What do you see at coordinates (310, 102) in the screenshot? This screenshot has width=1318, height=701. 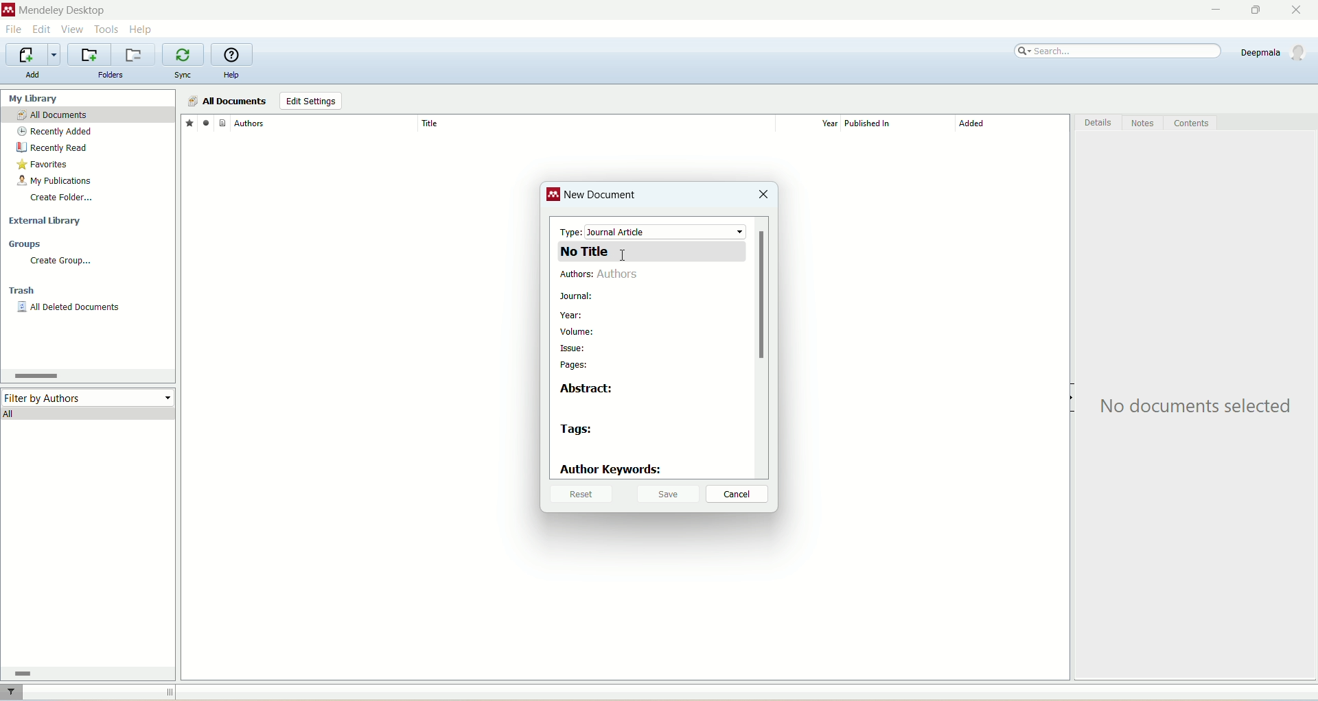 I see `edit settings` at bounding box center [310, 102].